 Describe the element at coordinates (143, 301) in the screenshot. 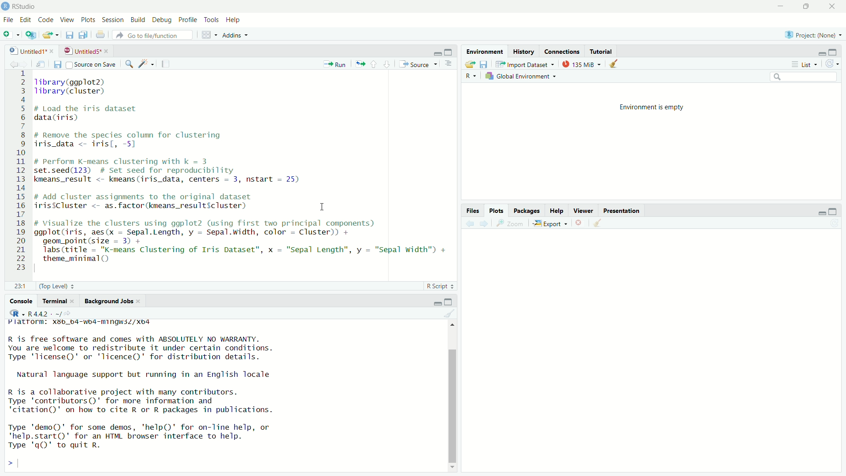

I see `close` at that location.